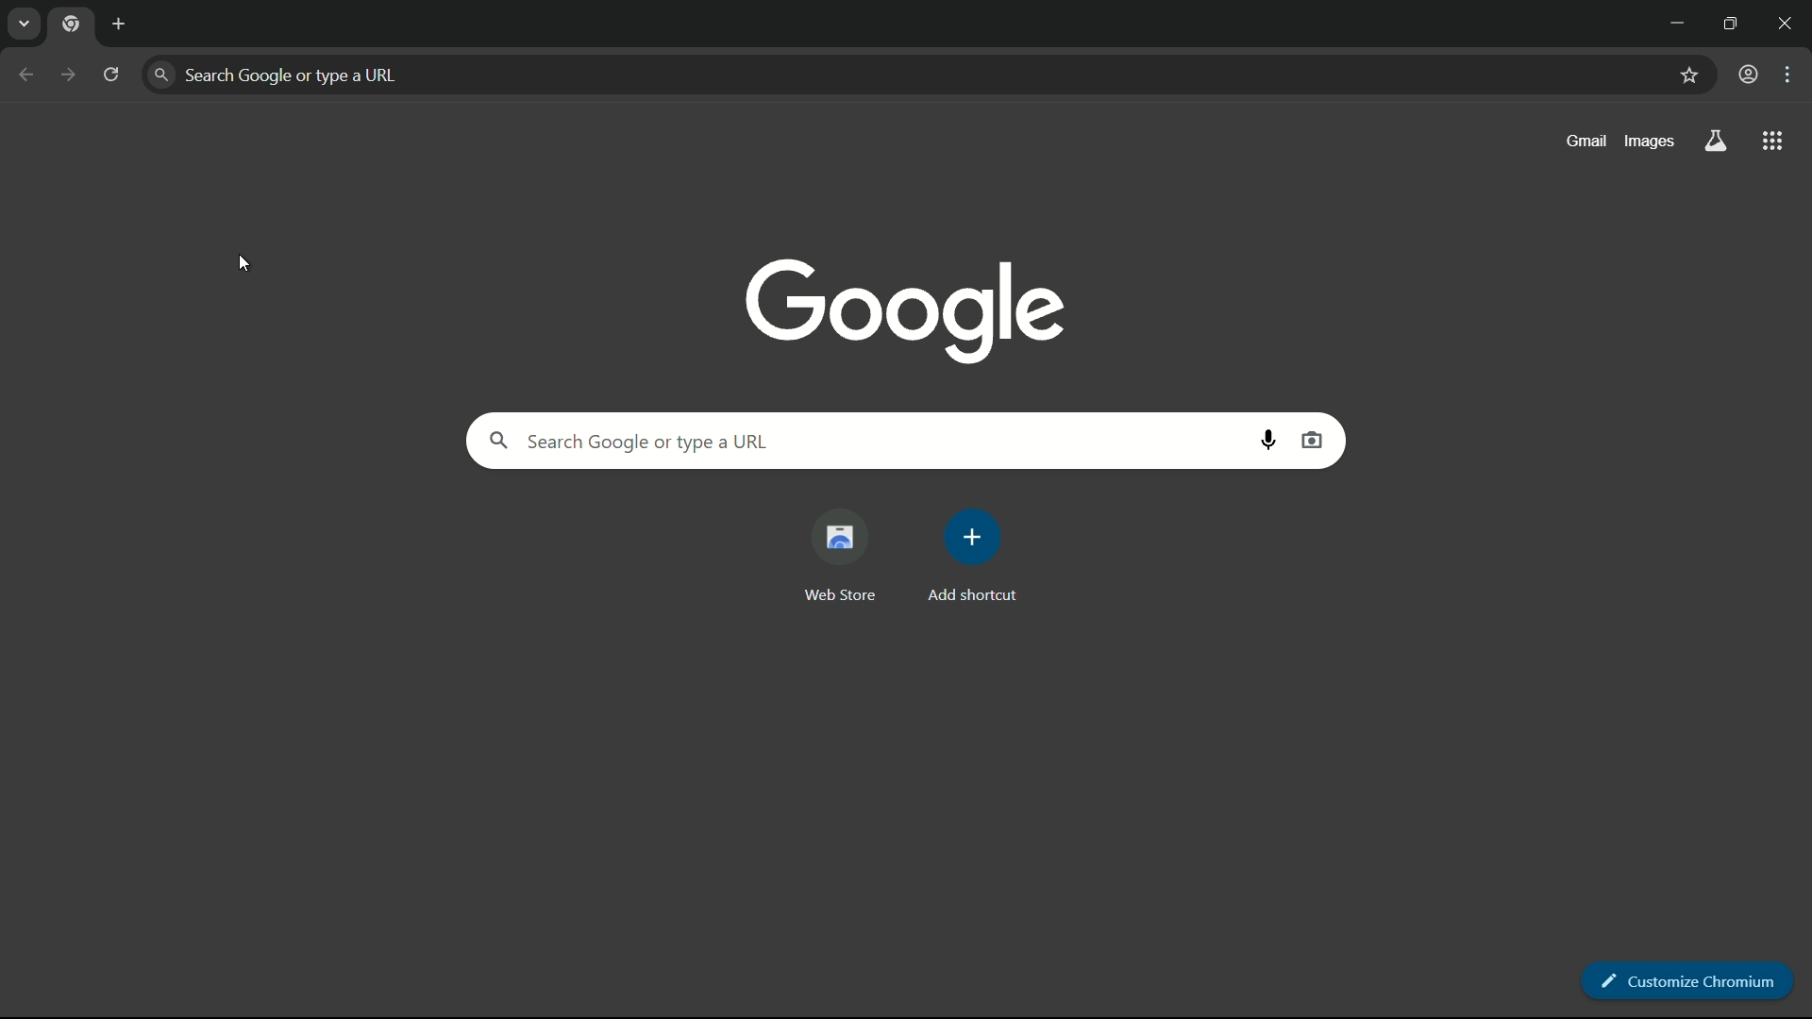 The height and width of the screenshot is (1019, 1812). Describe the element at coordinates (899, 308) in the screenshot. I see `google thumbnail` at that location.